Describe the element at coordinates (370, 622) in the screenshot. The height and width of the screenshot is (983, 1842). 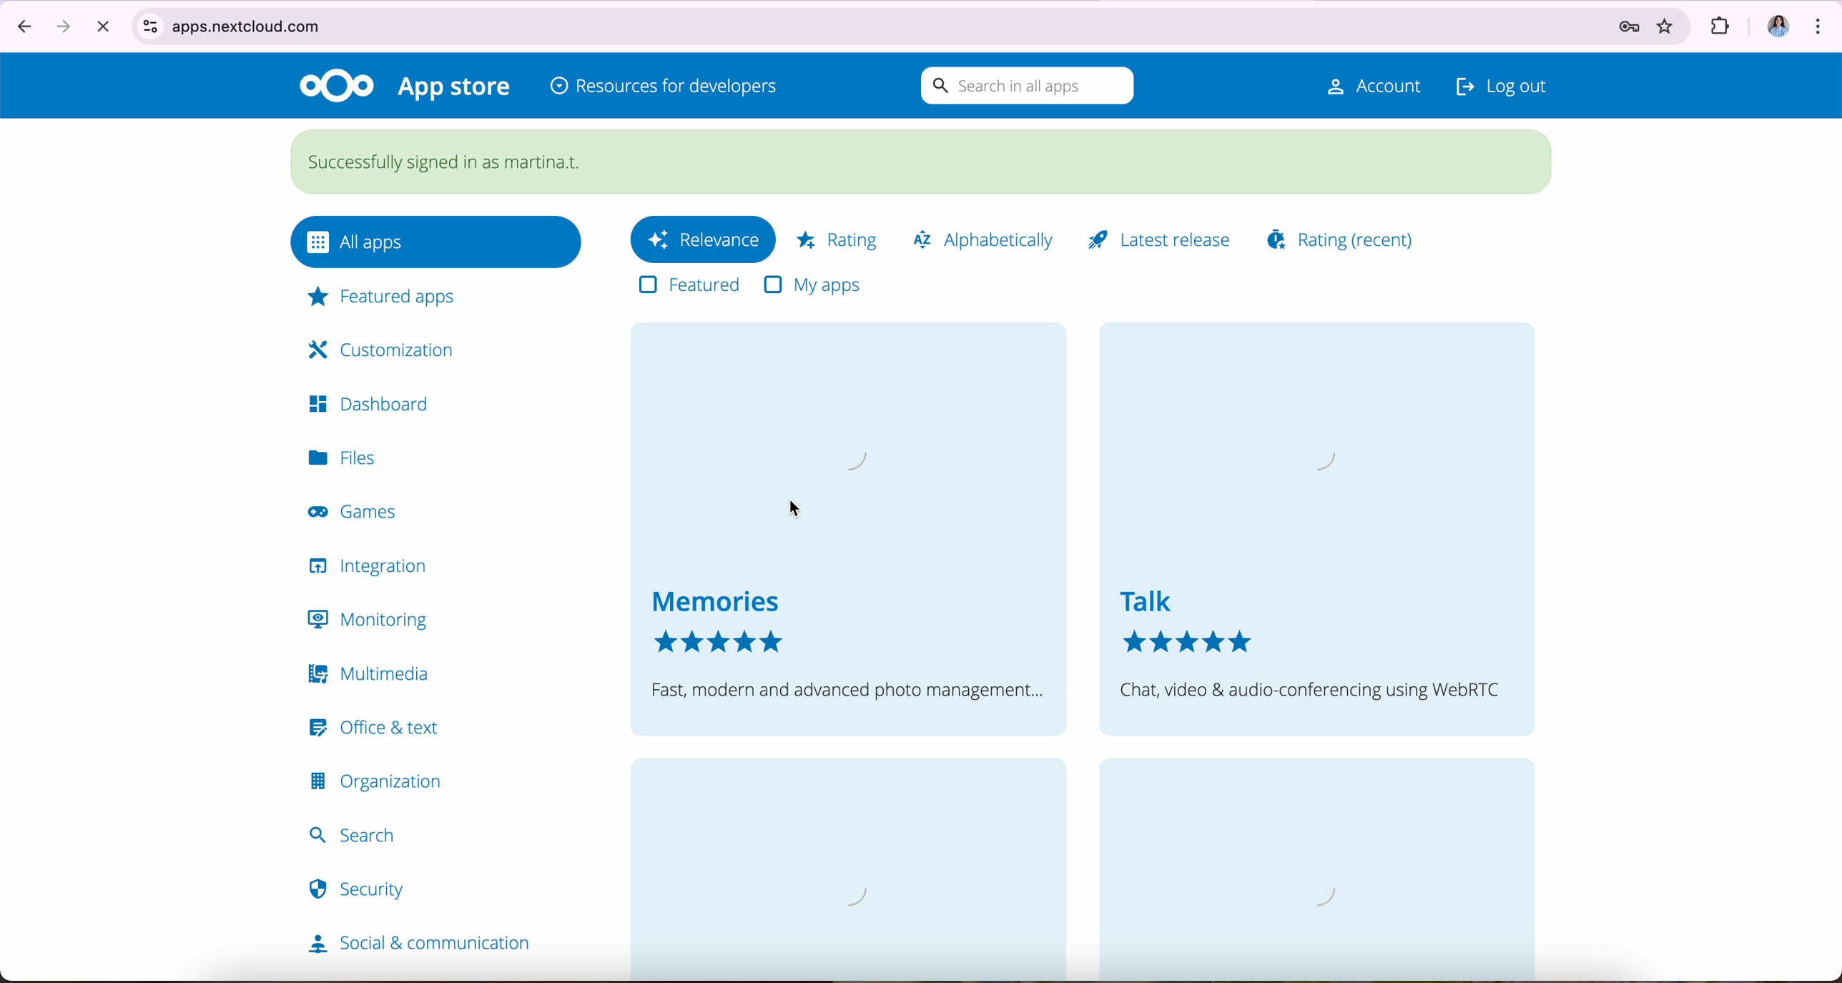
I see `monitoring` at that location.